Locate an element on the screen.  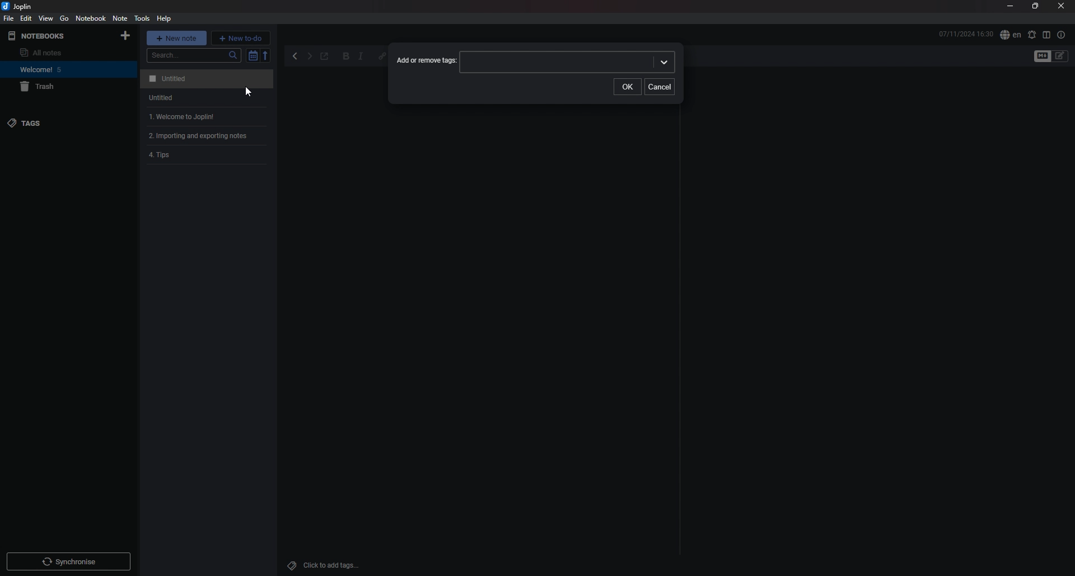
edit is located at coordinates (25, 18).